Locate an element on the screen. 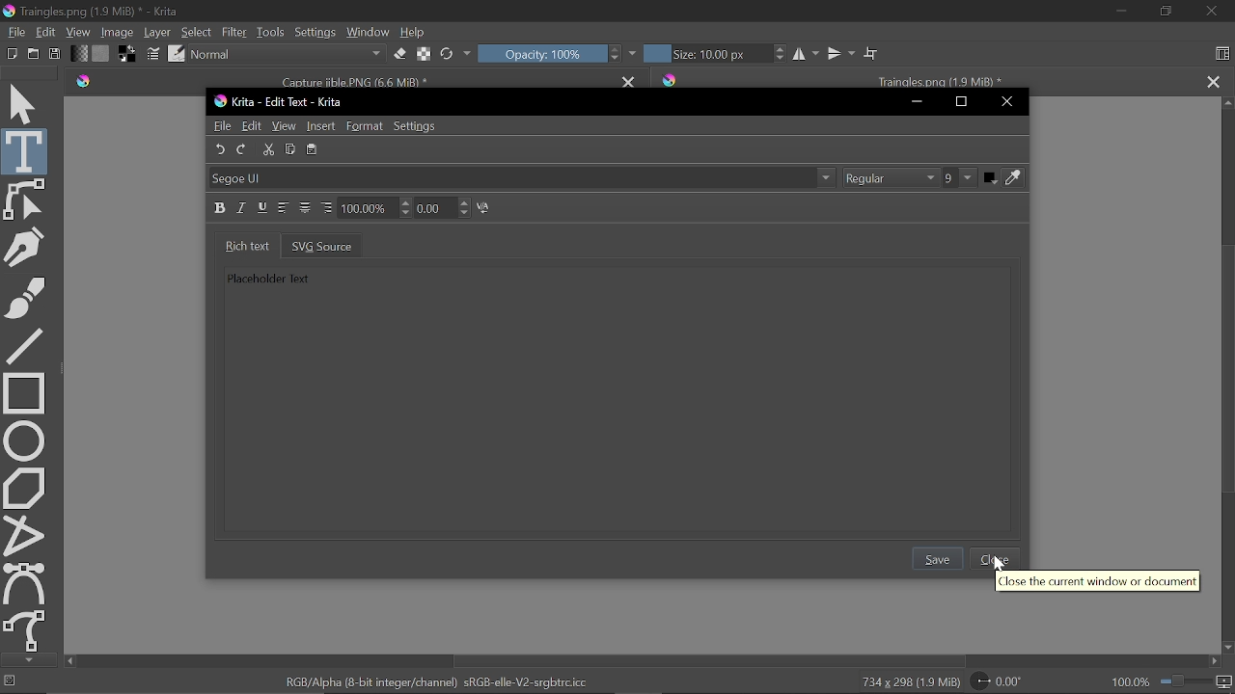  Close current tab is located at coordinates (627, 80).